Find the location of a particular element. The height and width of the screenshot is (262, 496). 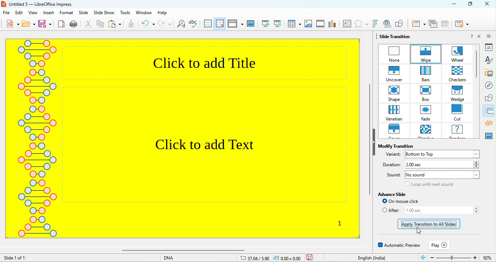

loop until next sound is located at coordinates (428, 185).